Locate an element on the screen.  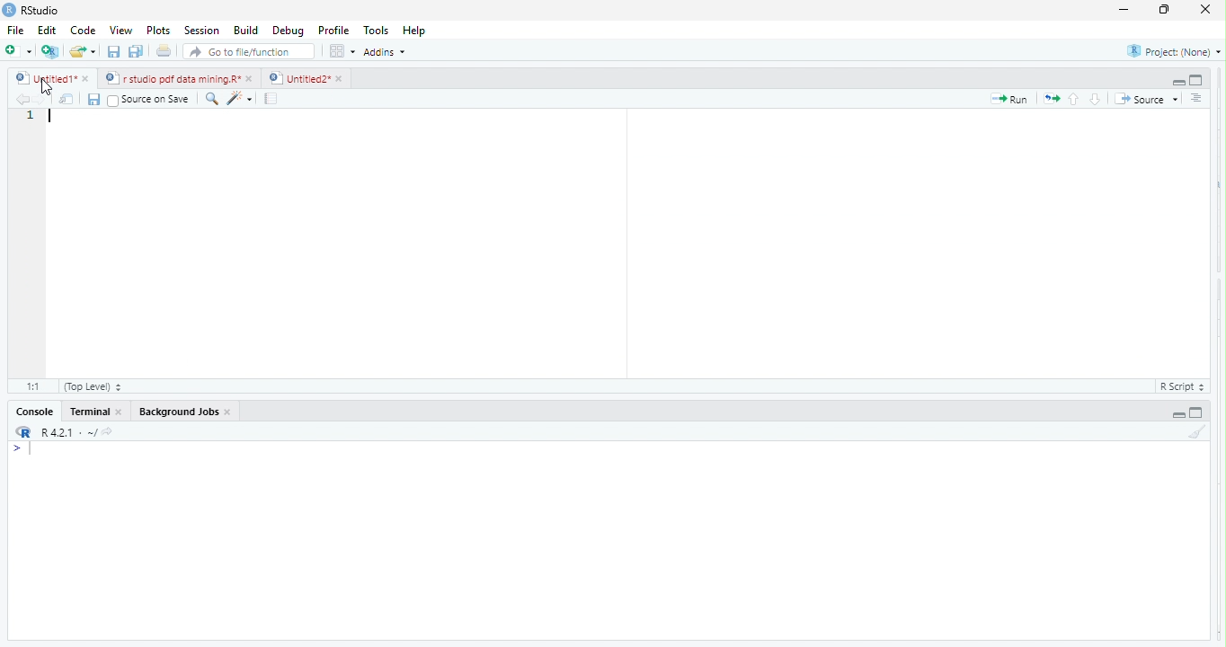
Background Jobs is located at coordinates (176, 410).